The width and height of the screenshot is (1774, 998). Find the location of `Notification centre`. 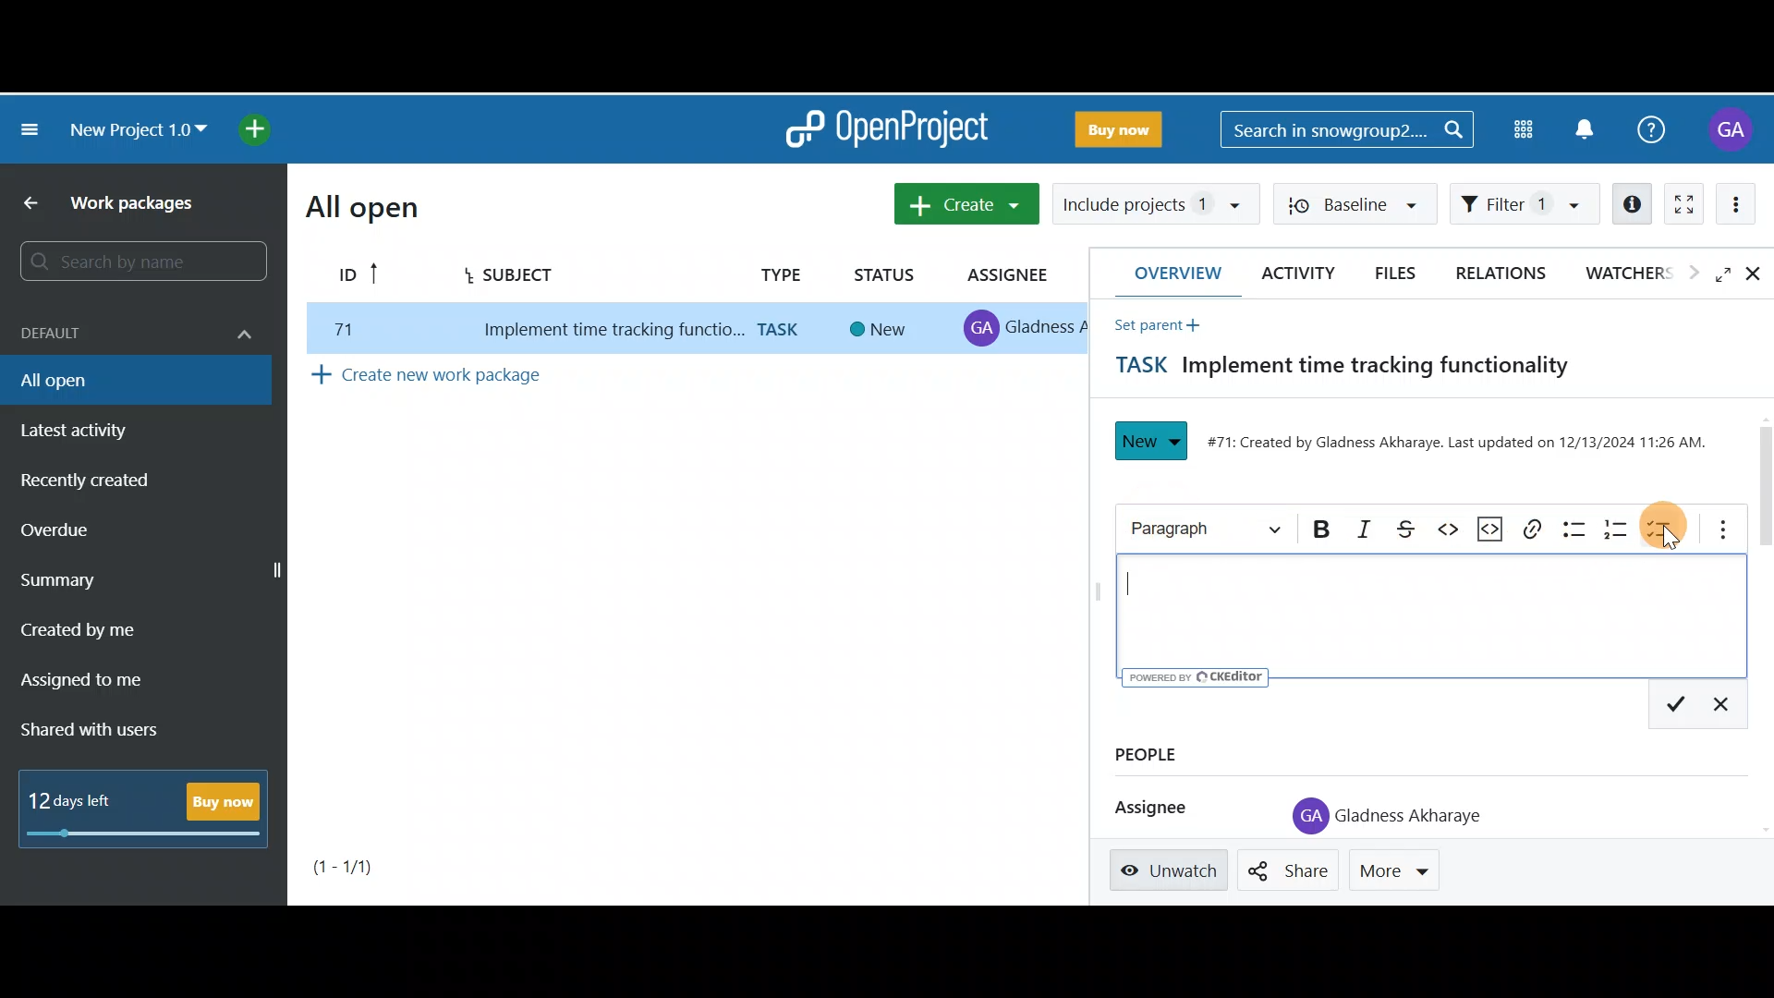

Notification centre is located at coordinates (1596, 128).